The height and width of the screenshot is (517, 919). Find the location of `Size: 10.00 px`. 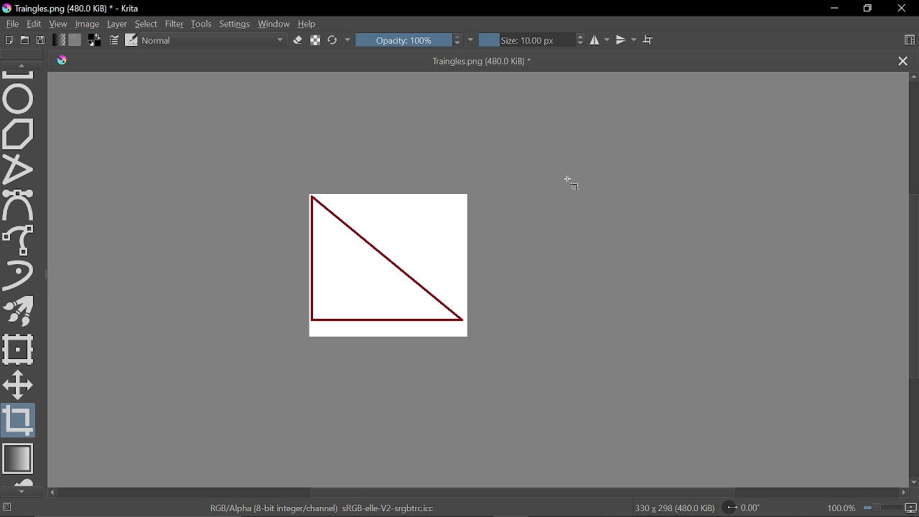

Size: 10.00 px is located at coordinates (527, 40).